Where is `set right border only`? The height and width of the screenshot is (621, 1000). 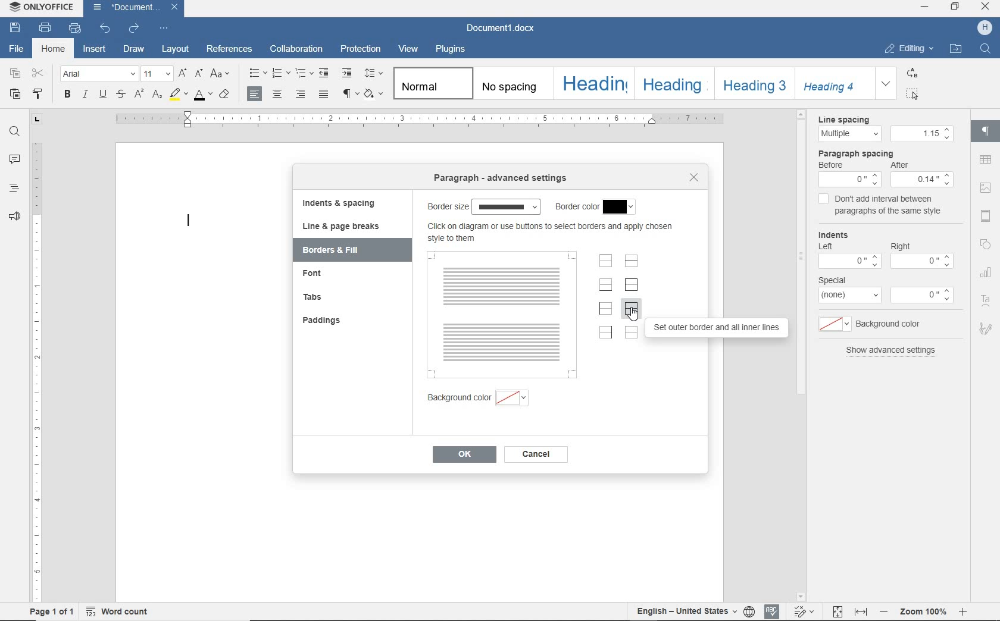
set right border only is located at coordinates (608, 334).